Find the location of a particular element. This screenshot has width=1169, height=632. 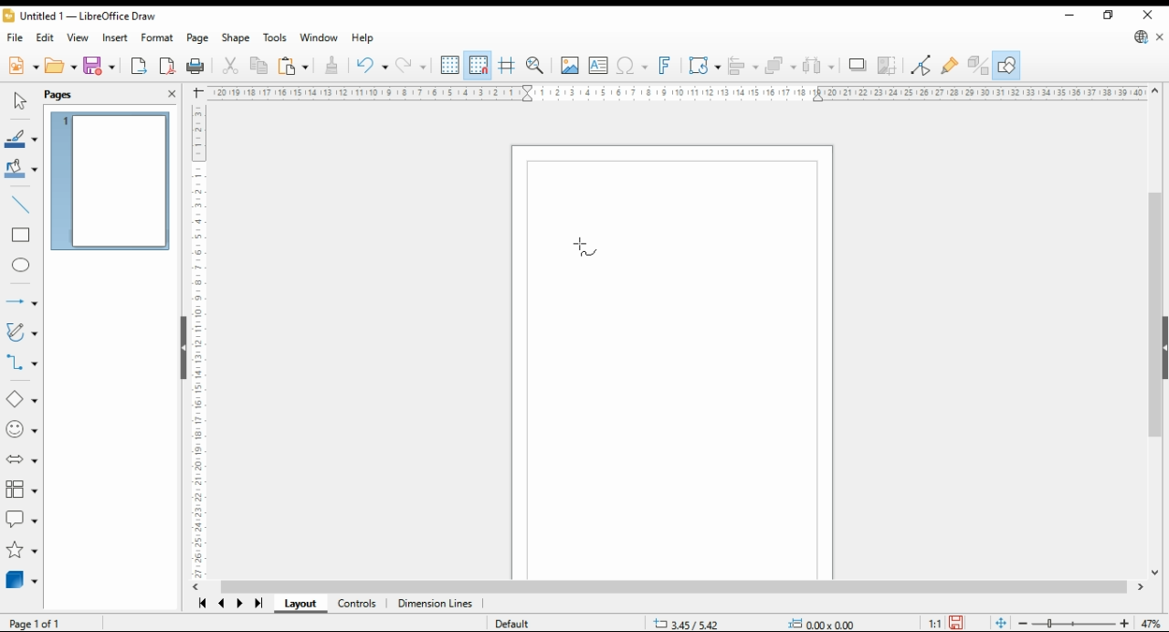

snap to grids is located at coordinates (479, 65).